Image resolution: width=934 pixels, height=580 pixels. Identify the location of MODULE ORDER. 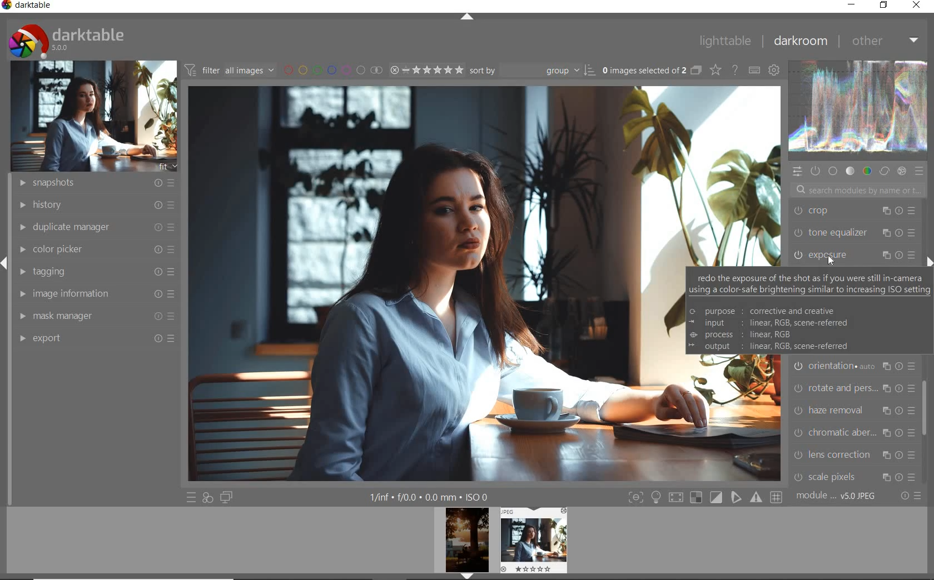
(837, 497).